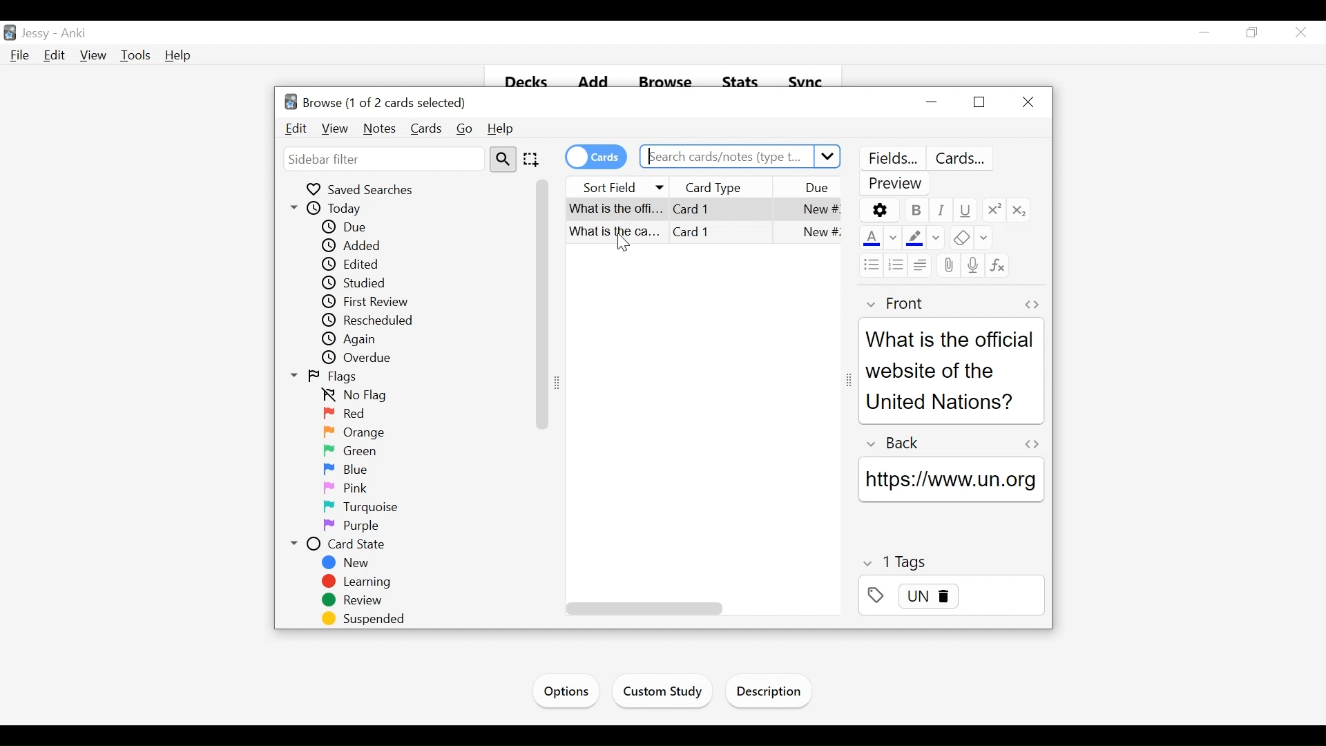 This screenshot has height=746, width=1326. I want to click on Tags Field , so click(951, 600).